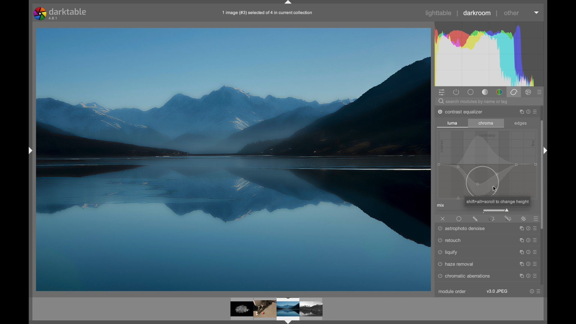 The height and width of the screenshot is (324, 576). I want to click on more options, so click(527, 229).